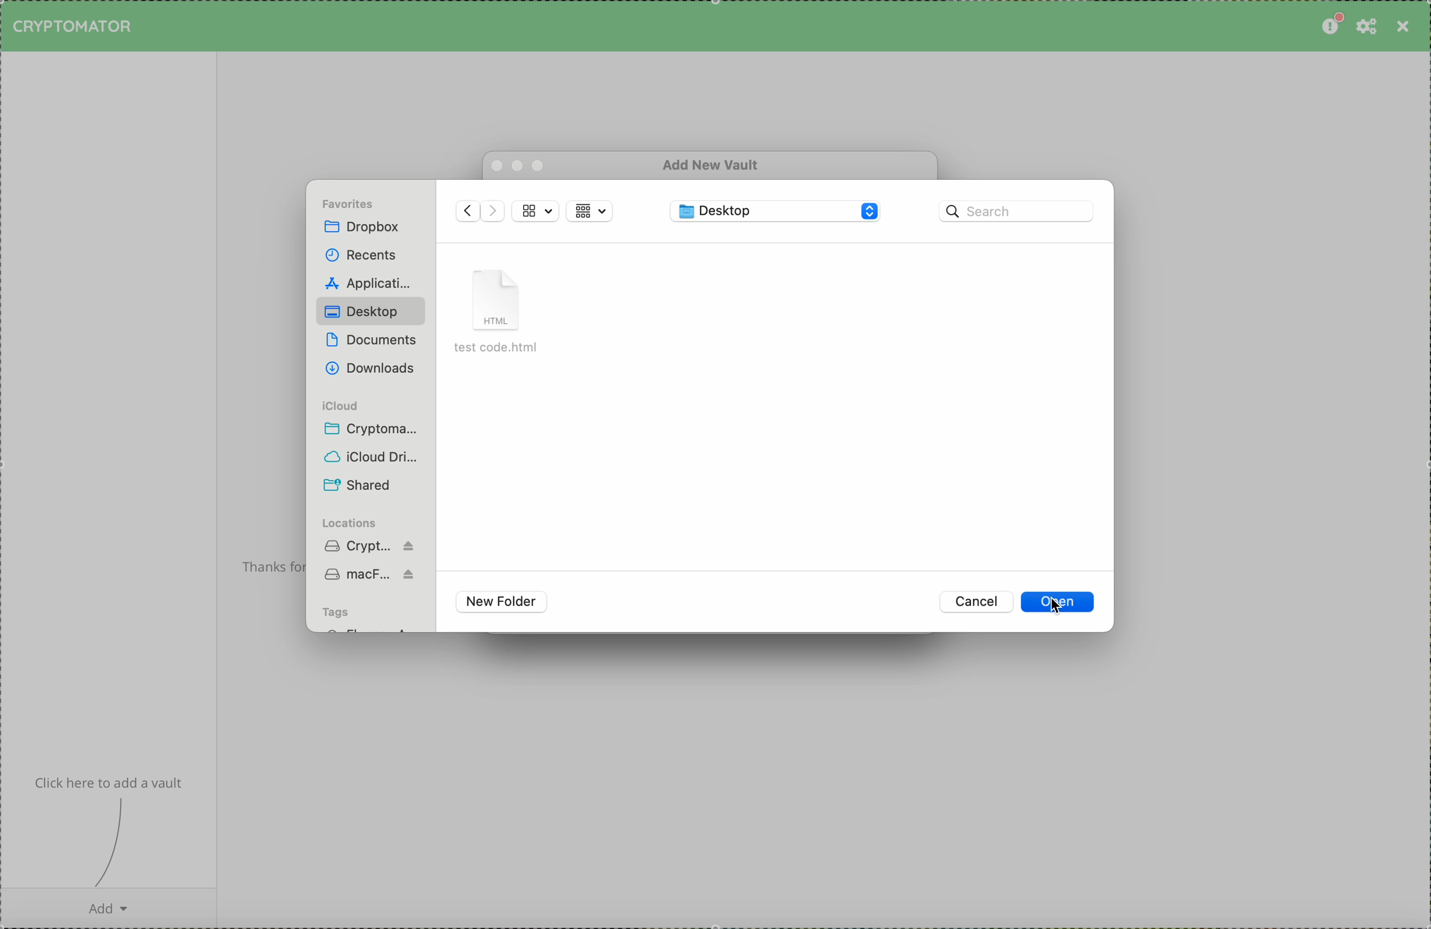 The image size is (1431, 929). What do you see at coordinates (1331, 25) in the screenshot?
I see `please consider donating` at bounding box center [1331, 25].